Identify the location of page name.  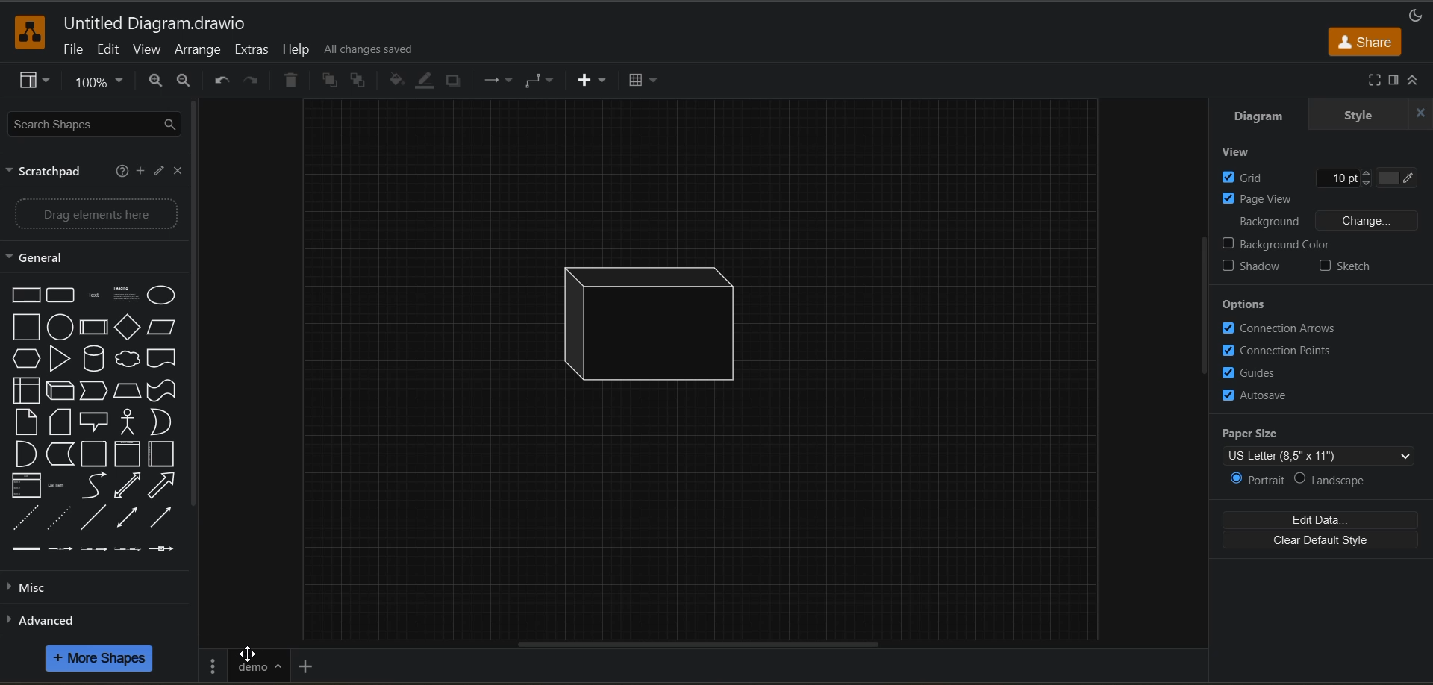
(259, 666).